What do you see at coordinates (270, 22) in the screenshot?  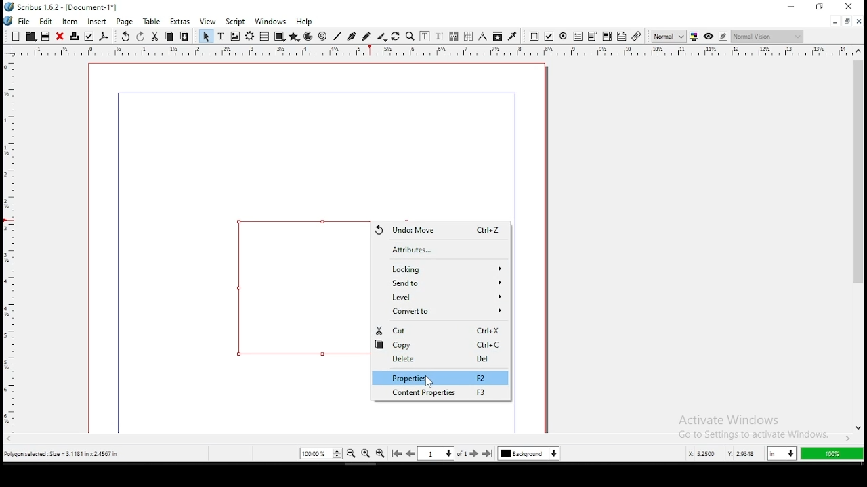 I see `windows` at bounding box center [270, 22].